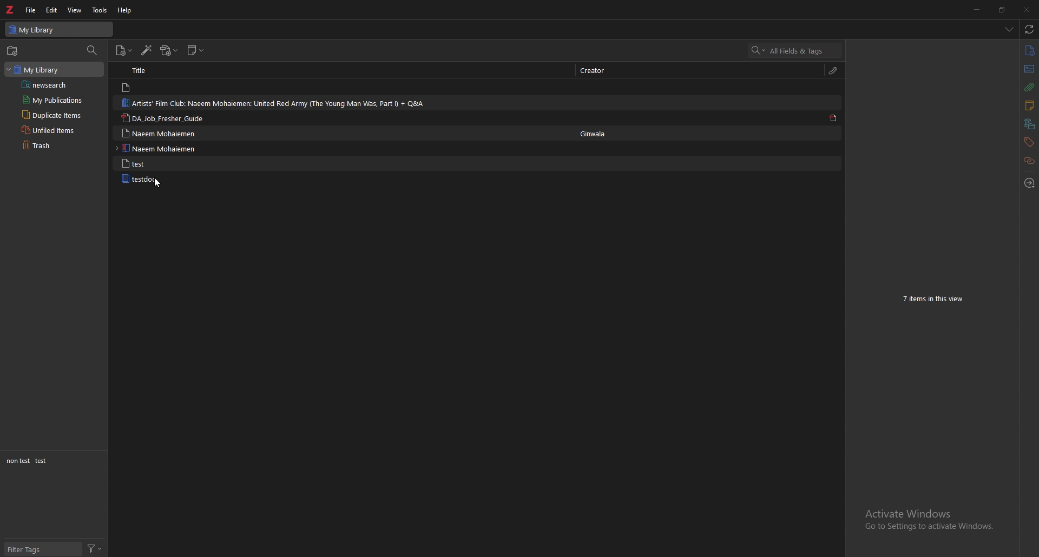  I want to click on close, so click(1026, 9).